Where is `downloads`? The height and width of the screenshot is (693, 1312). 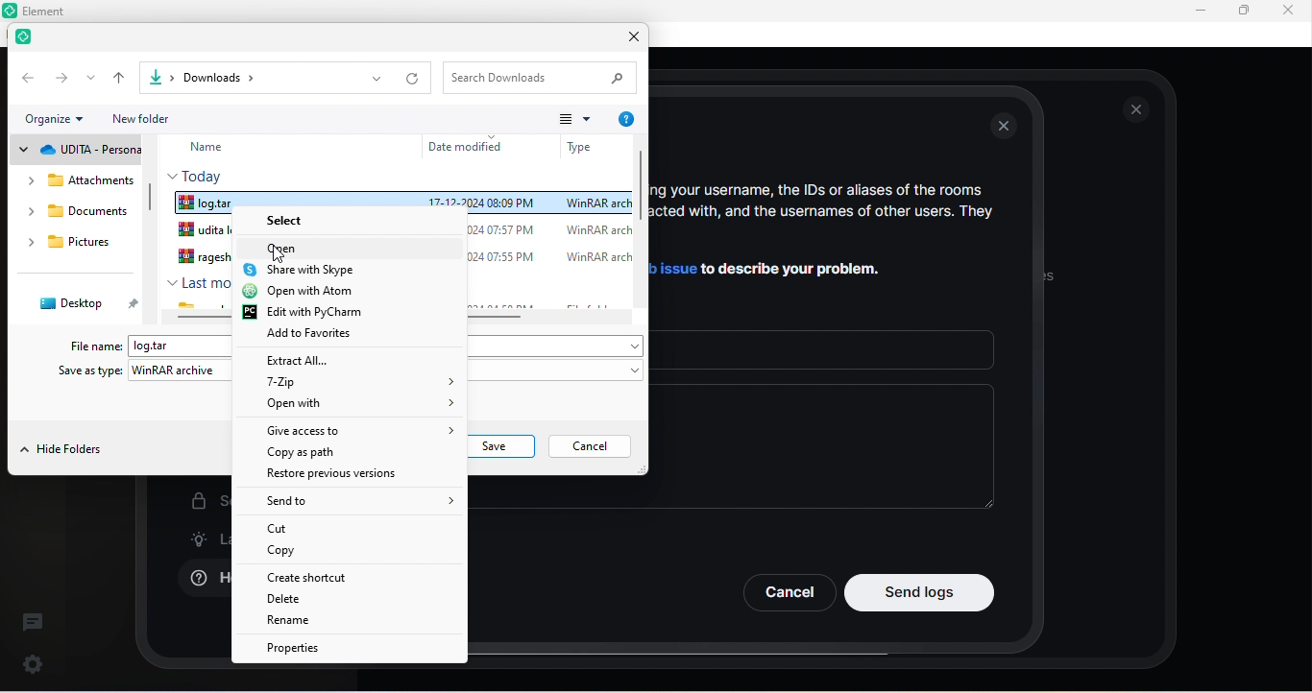
downloads is located at coordinates (79, 215).